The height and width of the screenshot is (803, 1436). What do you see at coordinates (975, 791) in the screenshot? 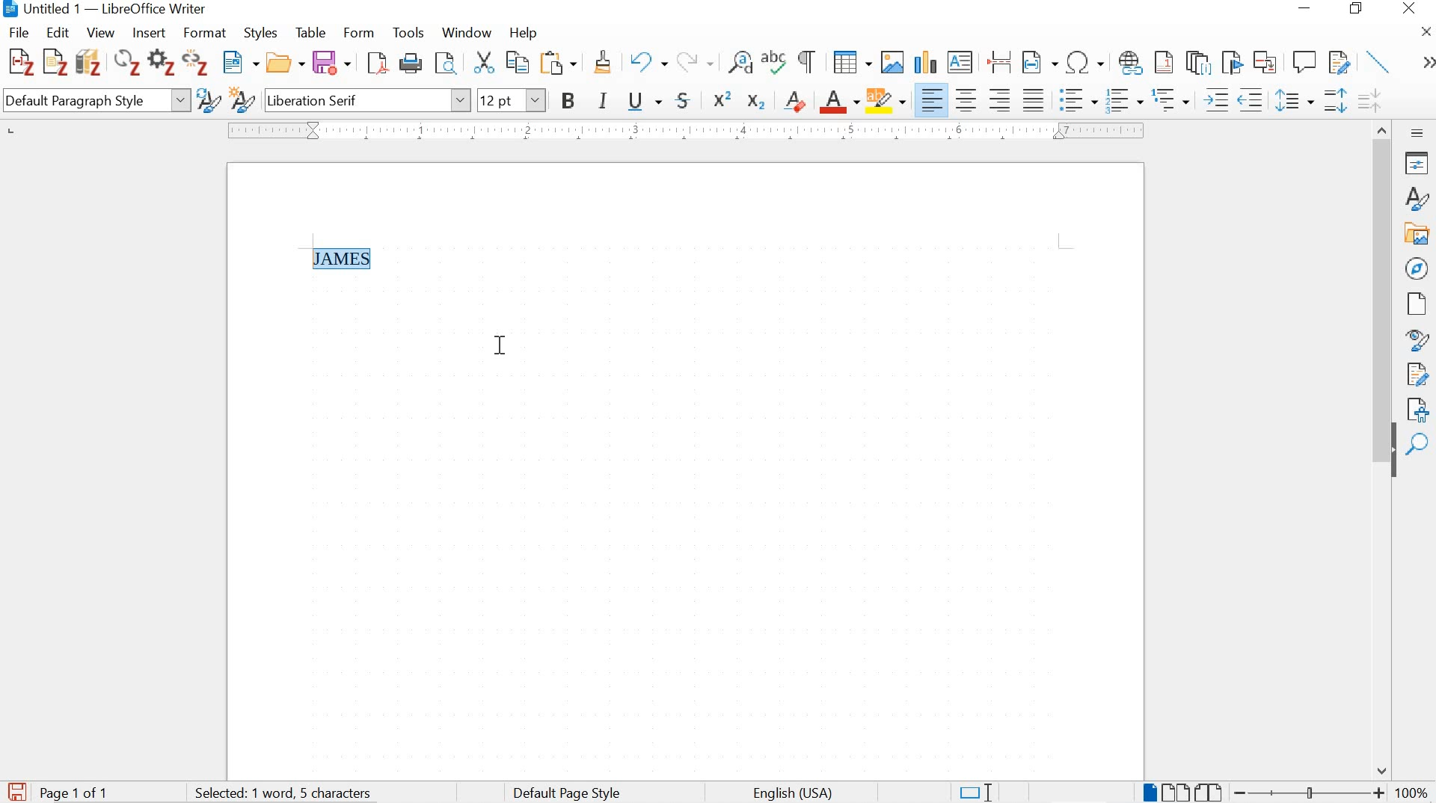
I see `standard selection` at bounding box center [975, 791].